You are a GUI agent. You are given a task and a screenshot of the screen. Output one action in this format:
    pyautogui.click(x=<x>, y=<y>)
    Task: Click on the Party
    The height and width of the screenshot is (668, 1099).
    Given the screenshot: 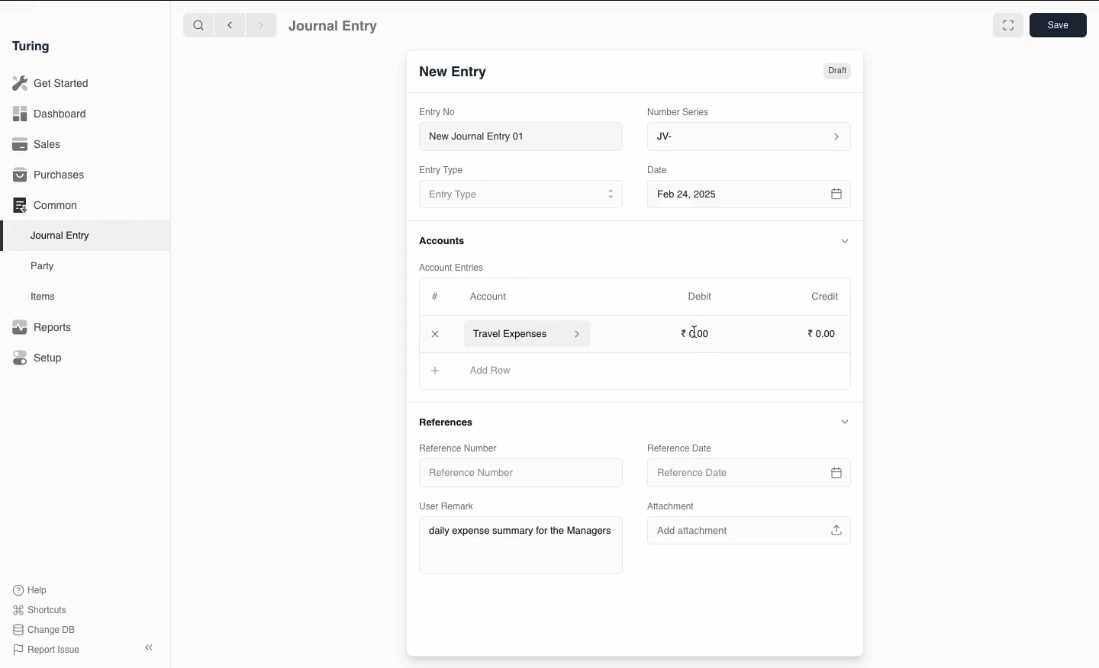 What is the action you would take?
    pyautogui.click(x=47, y=267)
    